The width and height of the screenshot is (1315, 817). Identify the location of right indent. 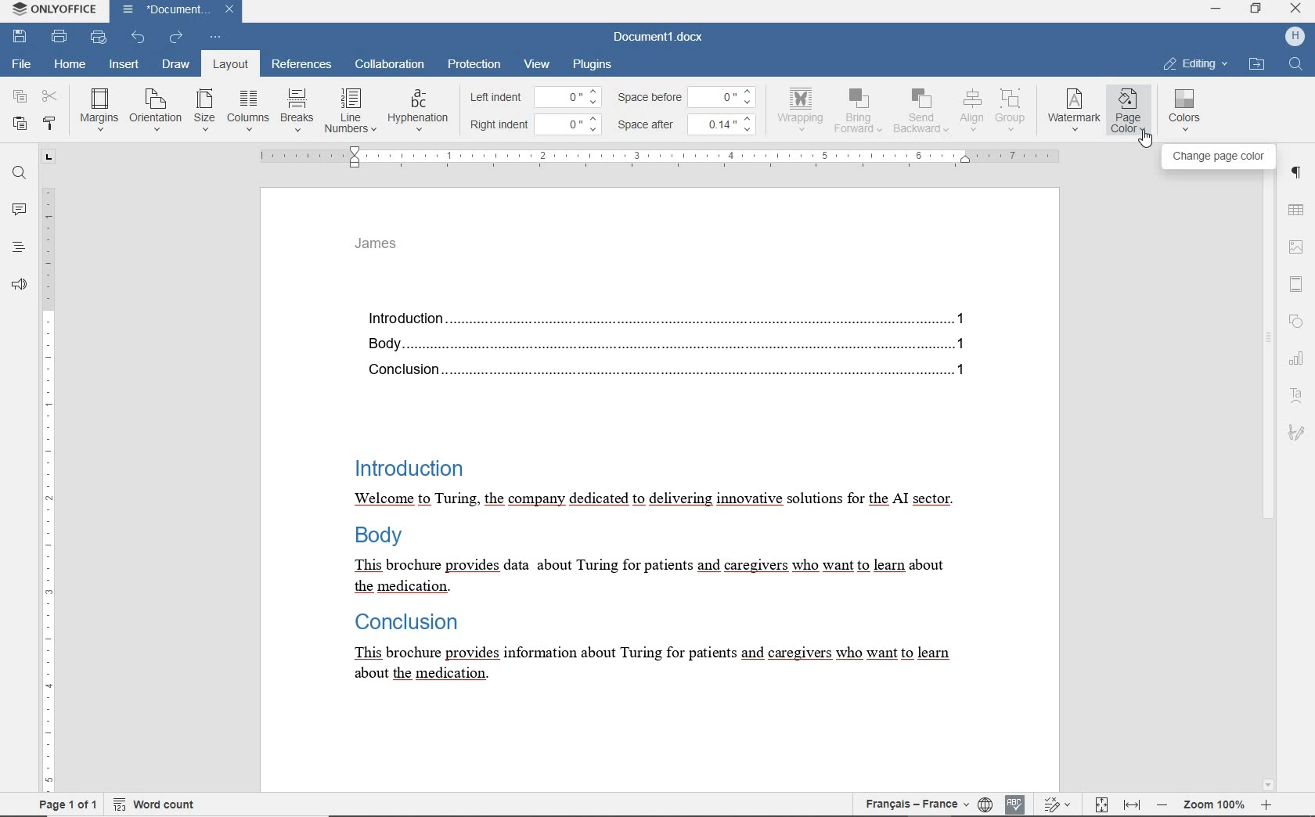
(497, 124).